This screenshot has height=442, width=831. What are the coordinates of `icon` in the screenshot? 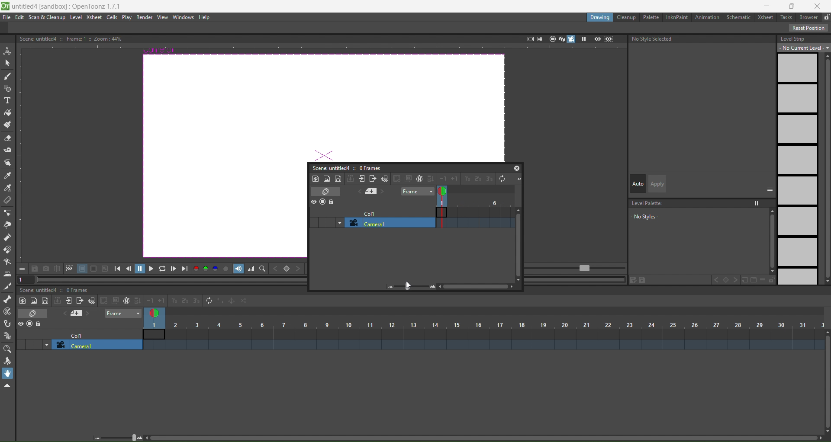 It's located at (323, 202).